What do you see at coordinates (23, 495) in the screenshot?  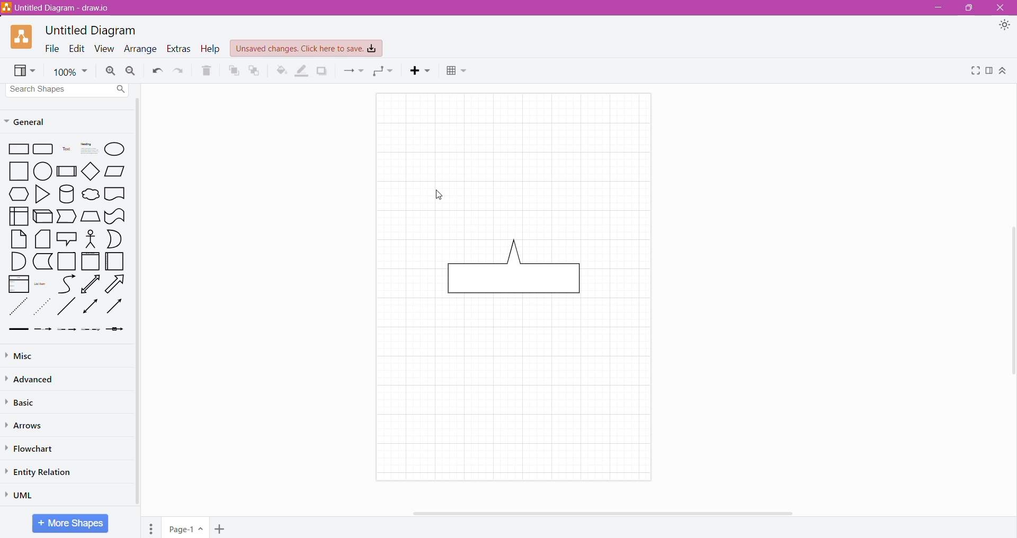 I see `UM` at bounding box center [23, 495].